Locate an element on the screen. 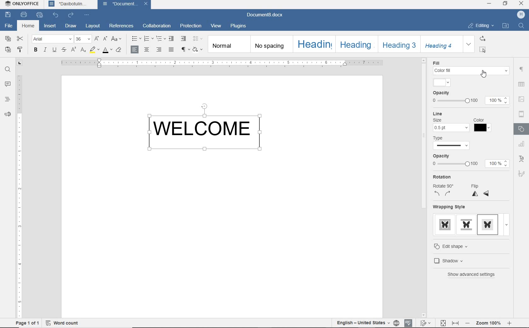 The height and width of the screenshot is (328, 529). RULER is located at coordinates (20, 194).